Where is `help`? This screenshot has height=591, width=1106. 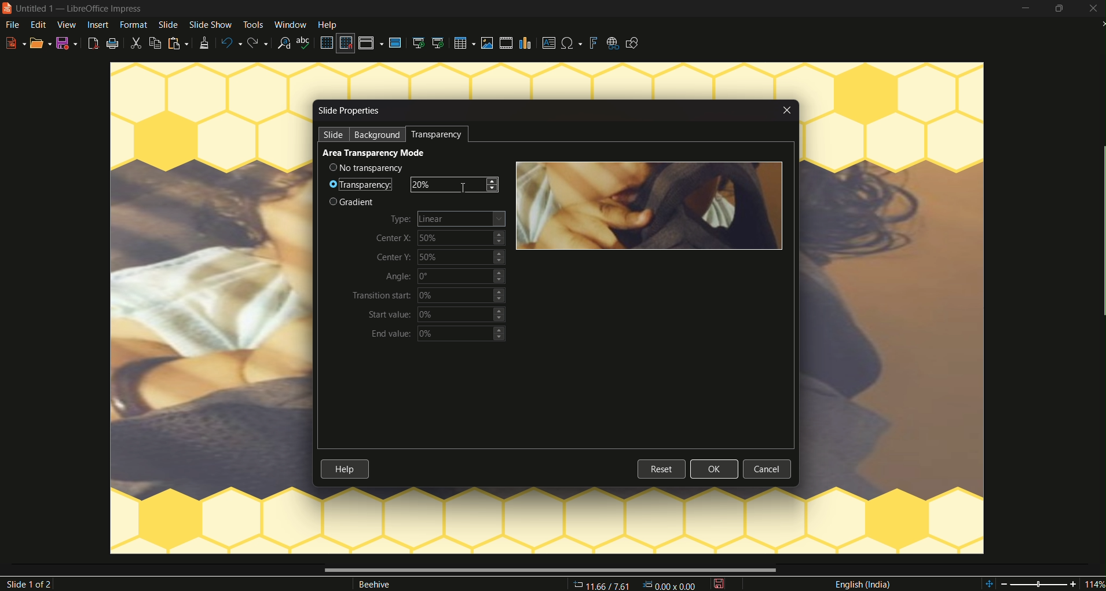 help is located at coordinates (331, 24).